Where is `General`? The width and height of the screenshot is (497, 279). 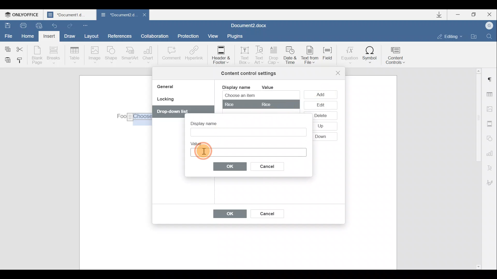
General is located at coordinates (167, 87).